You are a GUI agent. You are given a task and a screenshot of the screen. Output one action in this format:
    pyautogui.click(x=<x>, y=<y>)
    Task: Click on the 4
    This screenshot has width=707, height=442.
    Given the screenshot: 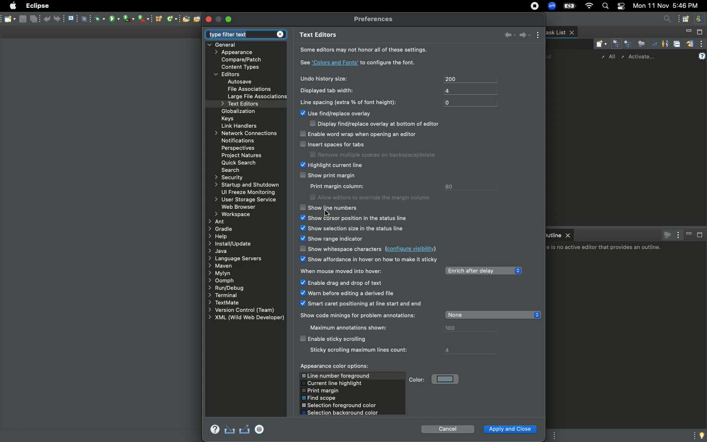 What is the action you would take?
    pyautogui.click(x=470, y=349)
    